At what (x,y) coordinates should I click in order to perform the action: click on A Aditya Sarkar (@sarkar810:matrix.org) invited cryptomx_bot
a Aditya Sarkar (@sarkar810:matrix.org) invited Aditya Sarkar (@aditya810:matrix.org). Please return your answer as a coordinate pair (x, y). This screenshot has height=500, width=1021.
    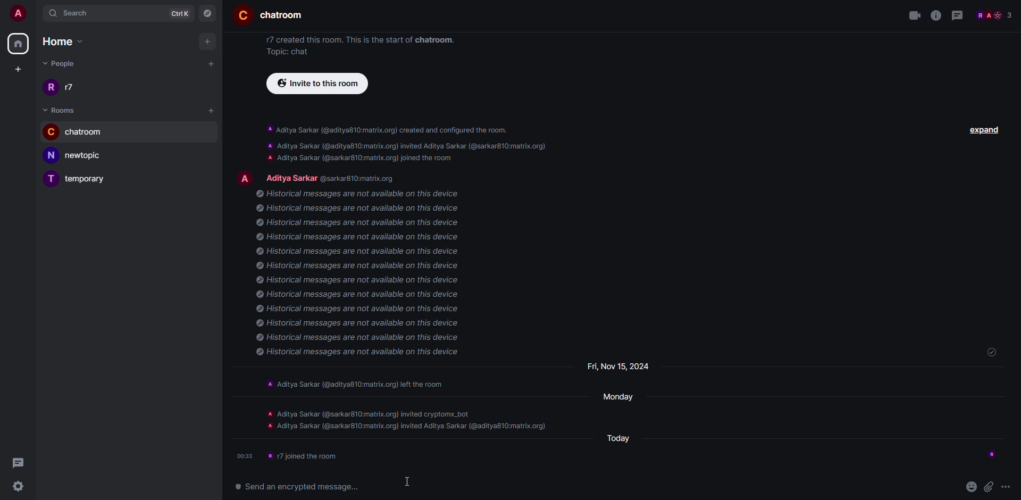
    Looking at the image, I should click on (404, 420).